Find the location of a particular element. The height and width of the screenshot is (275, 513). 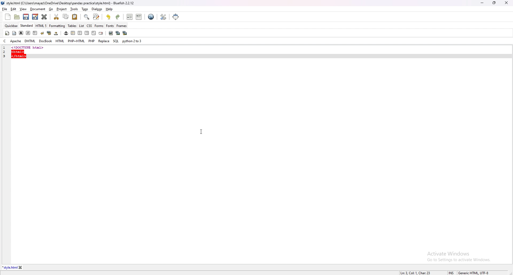

paragraph is located at coordinates (34, 33).